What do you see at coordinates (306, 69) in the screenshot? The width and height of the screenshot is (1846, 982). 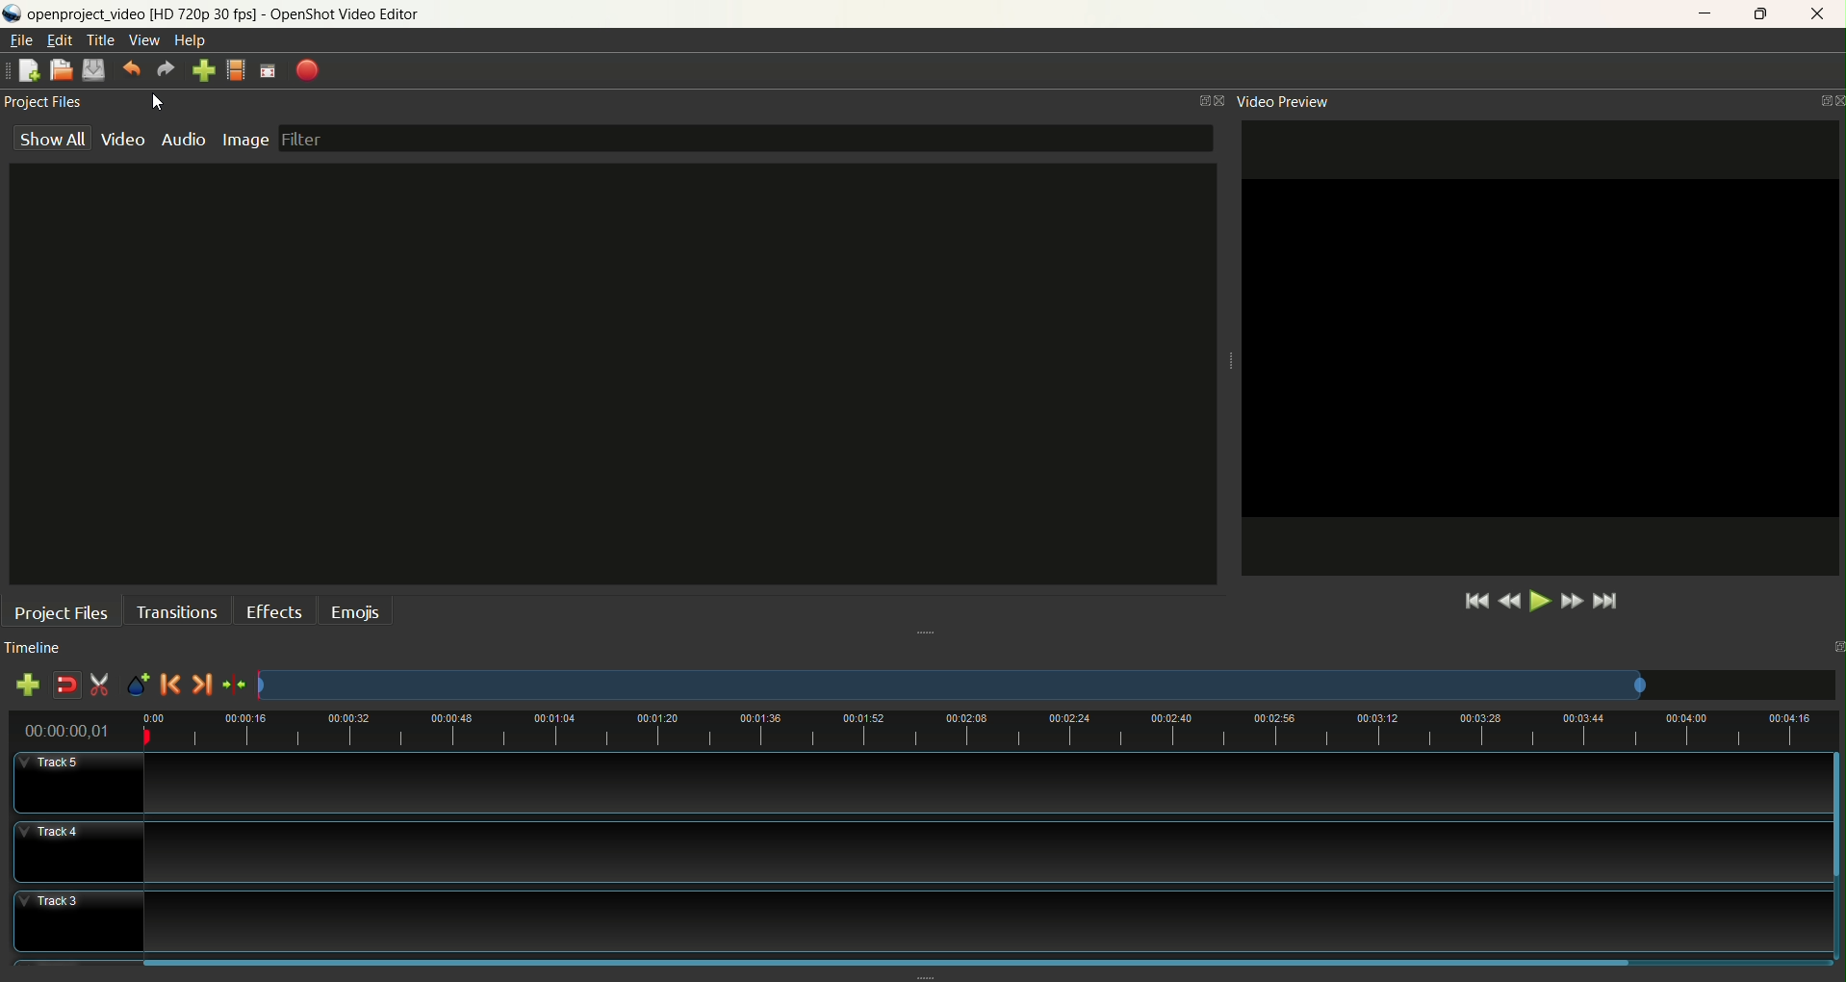 I see `export video` at bounding box center [306, 69].